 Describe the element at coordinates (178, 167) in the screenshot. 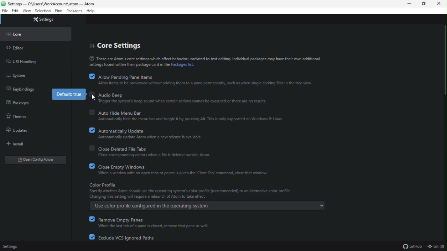

I see `close empty windows` at that location.